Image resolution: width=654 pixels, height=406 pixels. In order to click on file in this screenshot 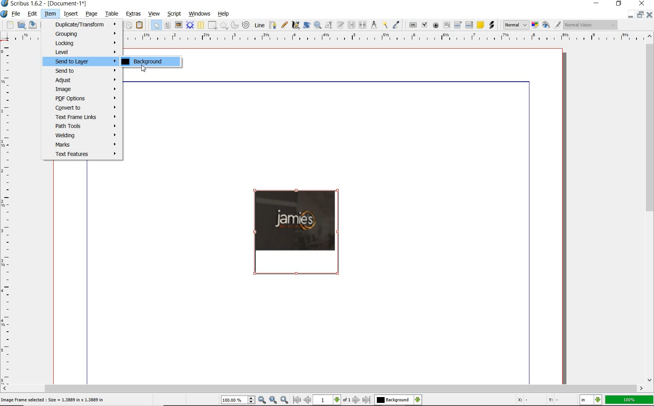, I will do `click(18, 13)`.